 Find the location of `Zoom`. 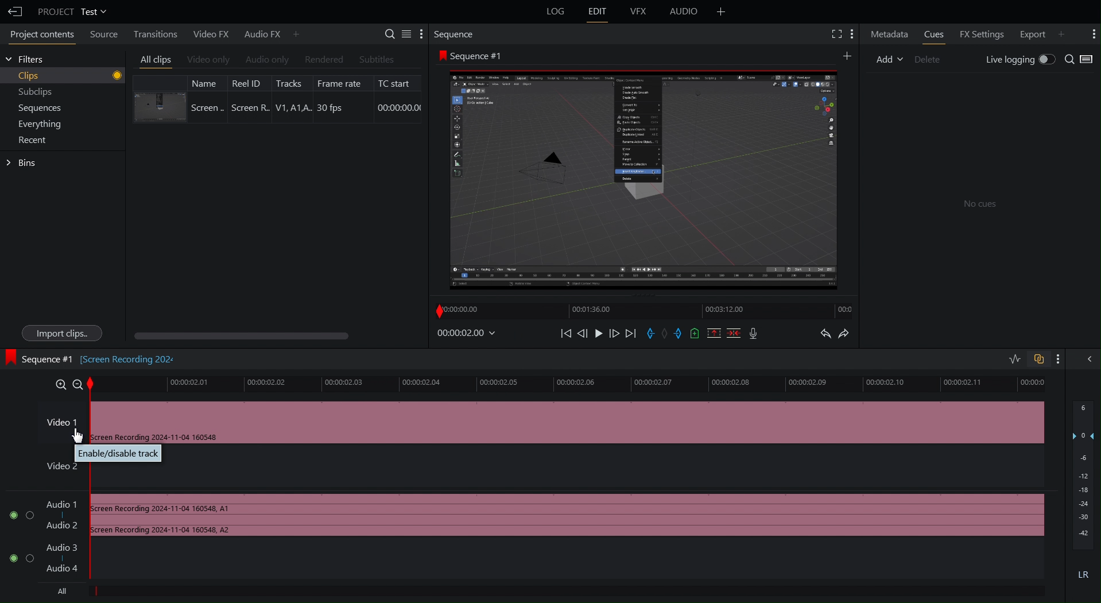

Zoom is located at coordinates (68, 384).